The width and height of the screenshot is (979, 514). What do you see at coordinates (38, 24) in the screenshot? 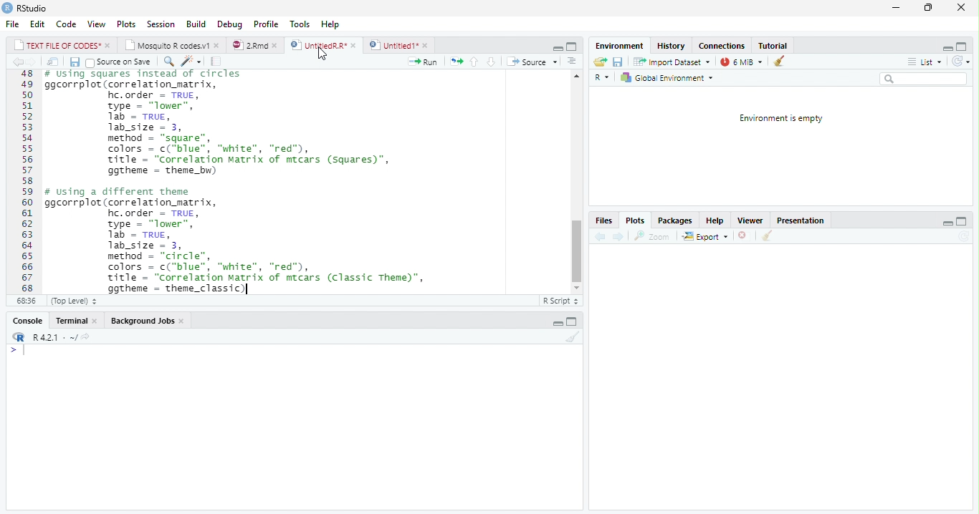
I see `Edit` at bounding box center [38, 24].